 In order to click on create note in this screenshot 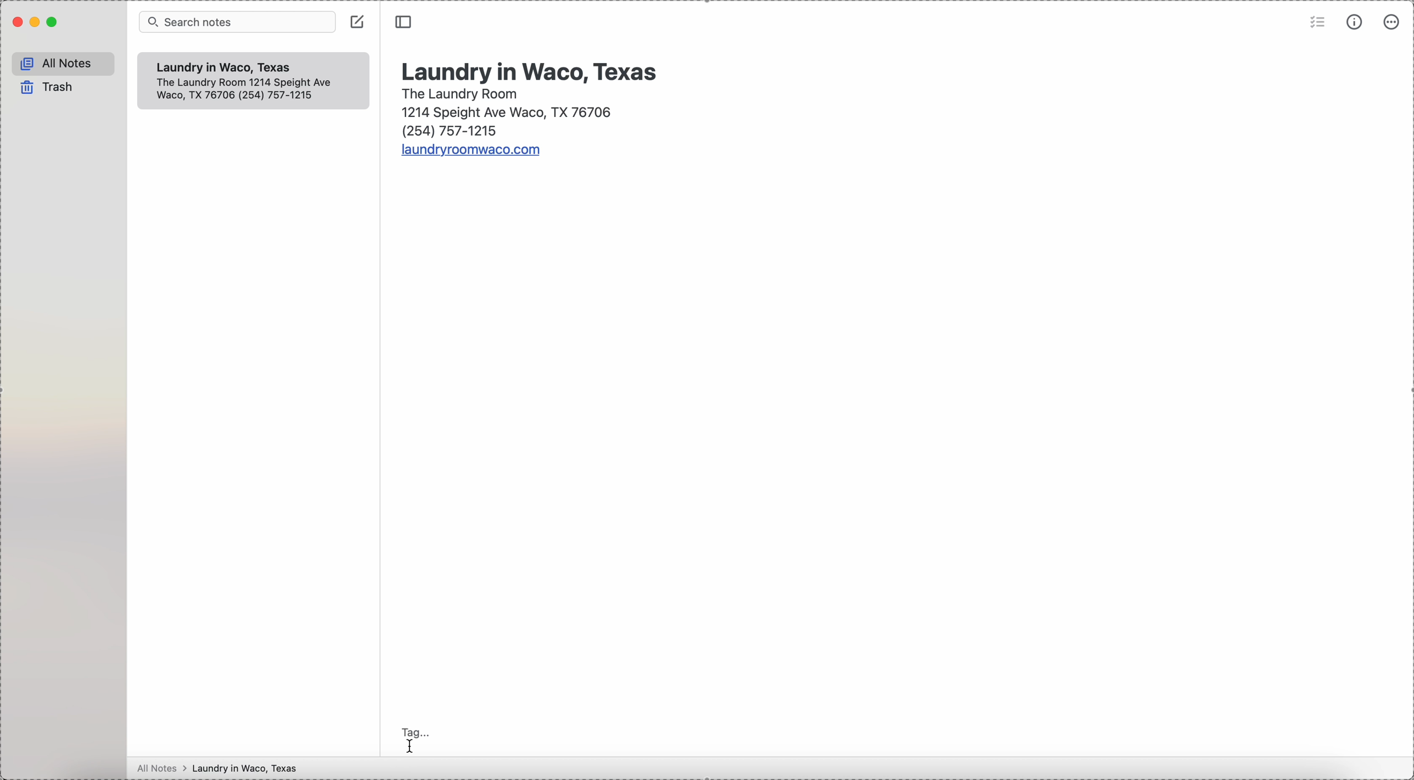, I will do `click(357, 22)`.